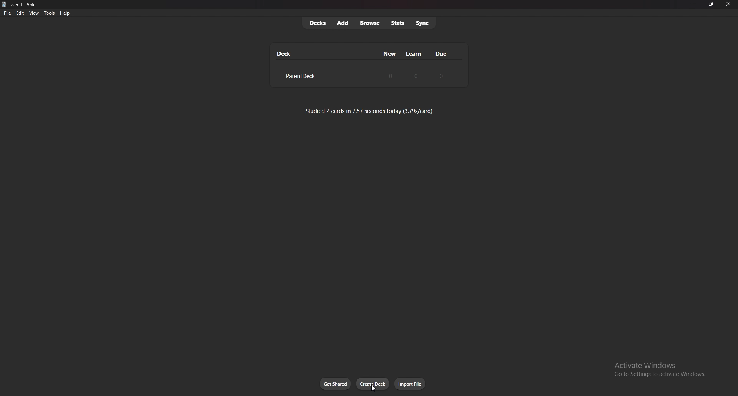 This screenshot has height=396, width=738. I want to click on learn, so click(414, 54).